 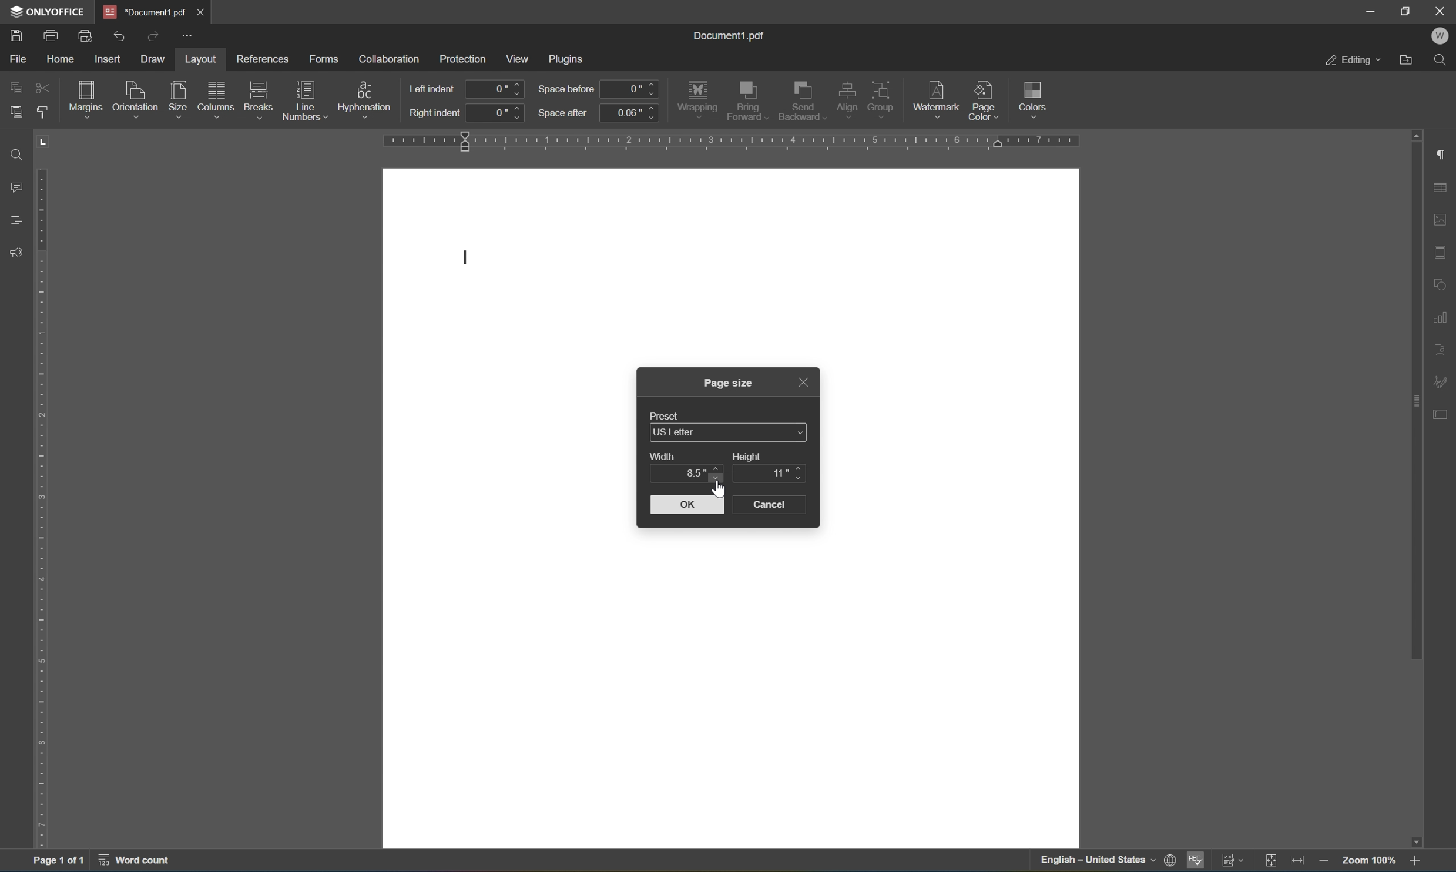 I want to click on feedback & support, so click(x=13, y=252).